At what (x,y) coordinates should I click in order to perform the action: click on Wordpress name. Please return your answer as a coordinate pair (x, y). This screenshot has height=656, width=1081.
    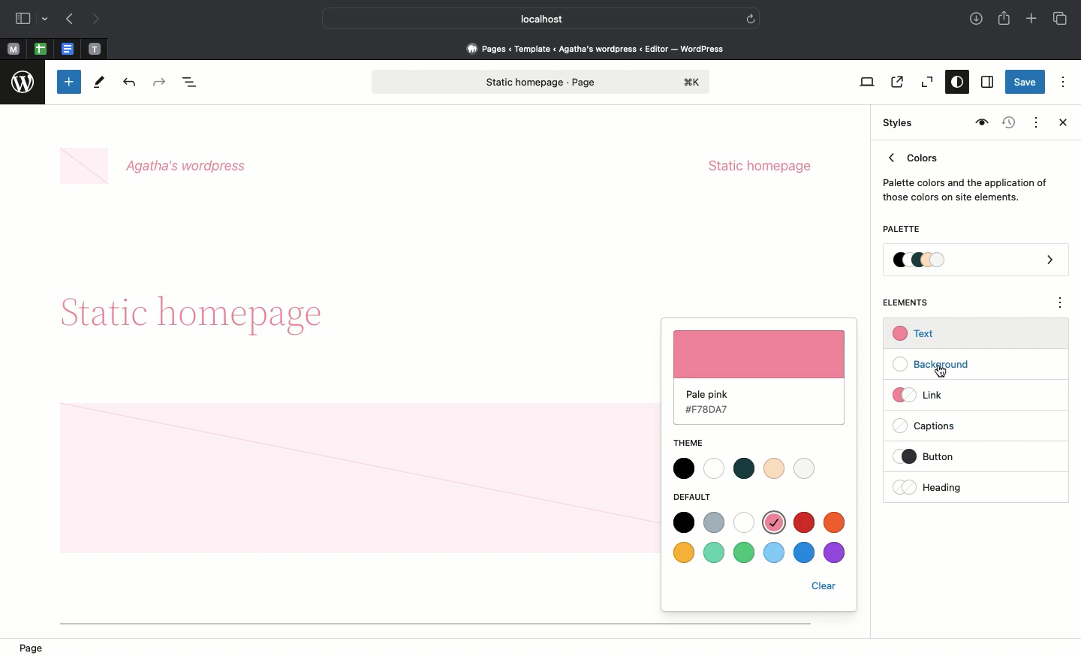
    Looking at the image, I should click on (156, 167).